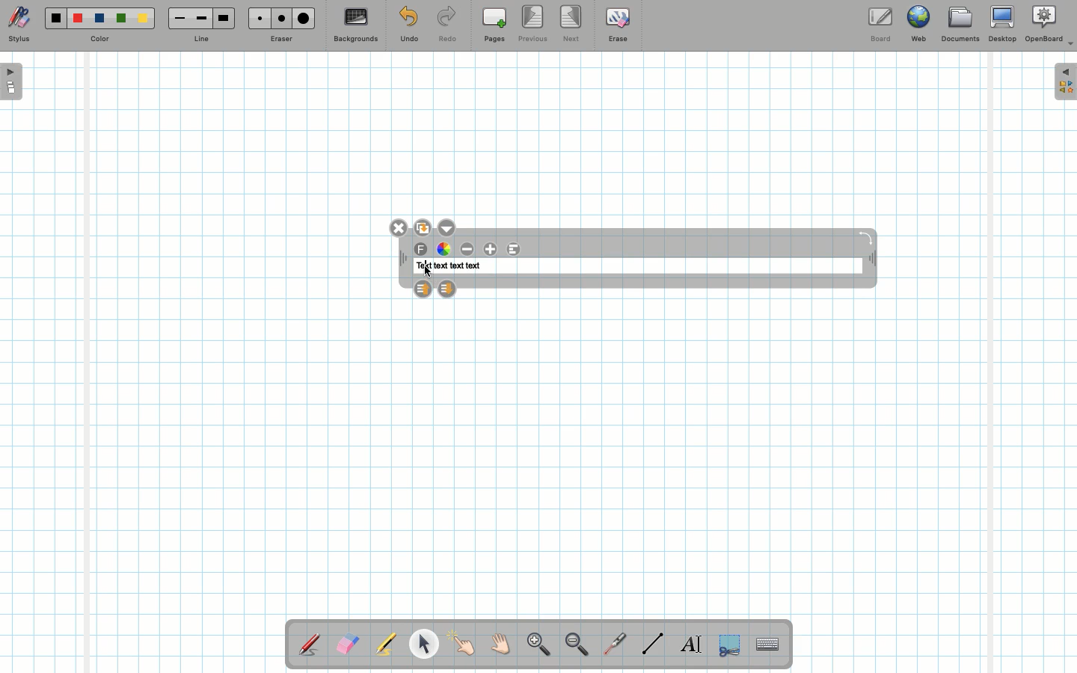 The width and height of the screenshot is (1077, 673). What do you see at coordinates (279, 18) in the screenshot?
I see `Medium eraser` at bounding box center [279, 18].